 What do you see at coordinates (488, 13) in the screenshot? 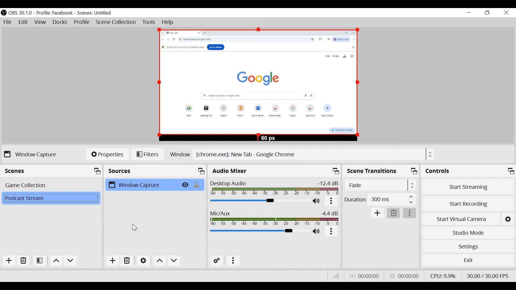
I see `Restore` at bounding box center [488, 13].